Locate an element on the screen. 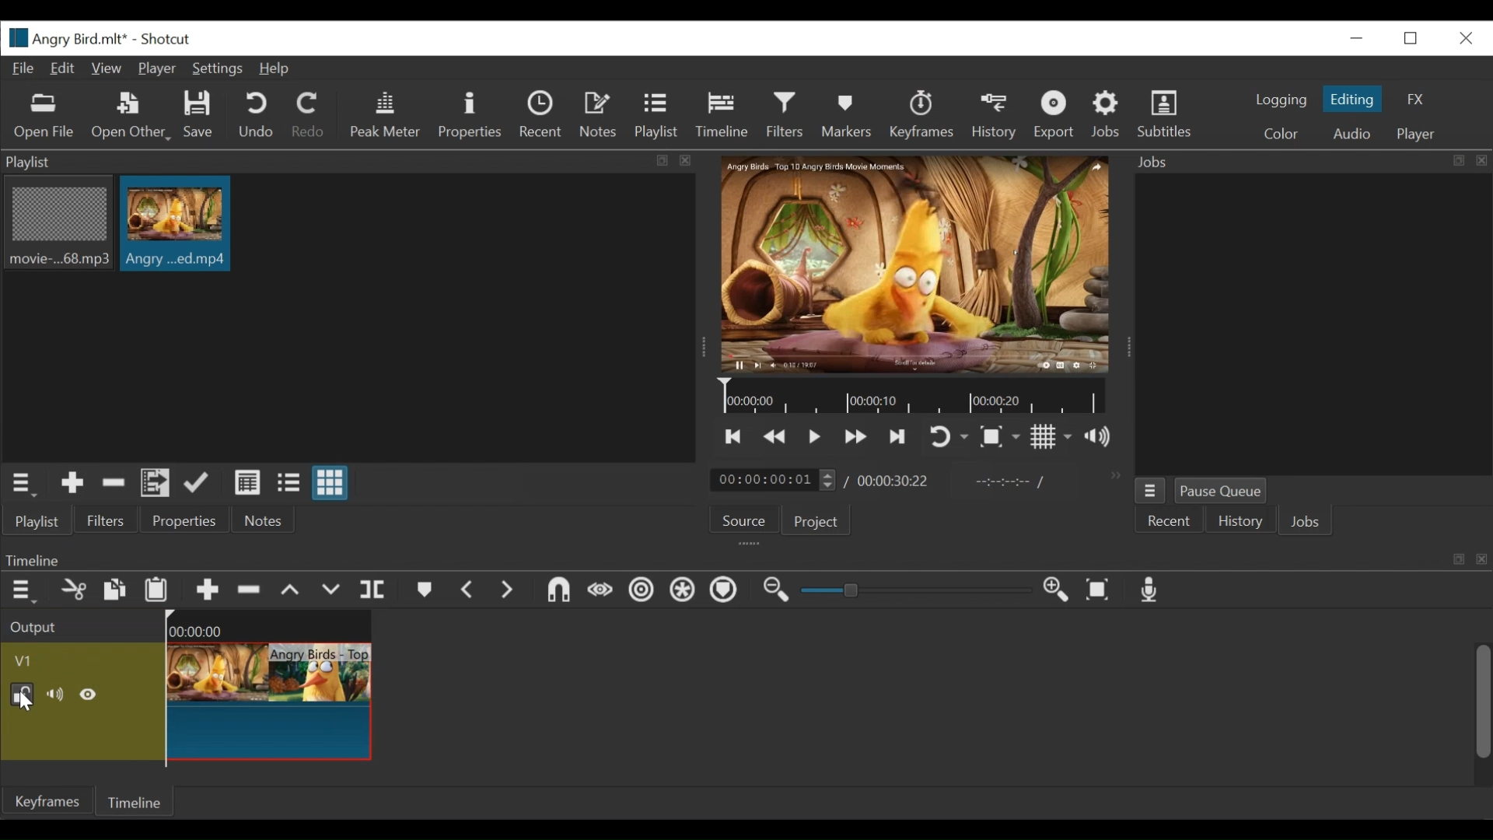 This screenshot has width=1493, height=840. Show volume control is located at coordinates (1103, 437).